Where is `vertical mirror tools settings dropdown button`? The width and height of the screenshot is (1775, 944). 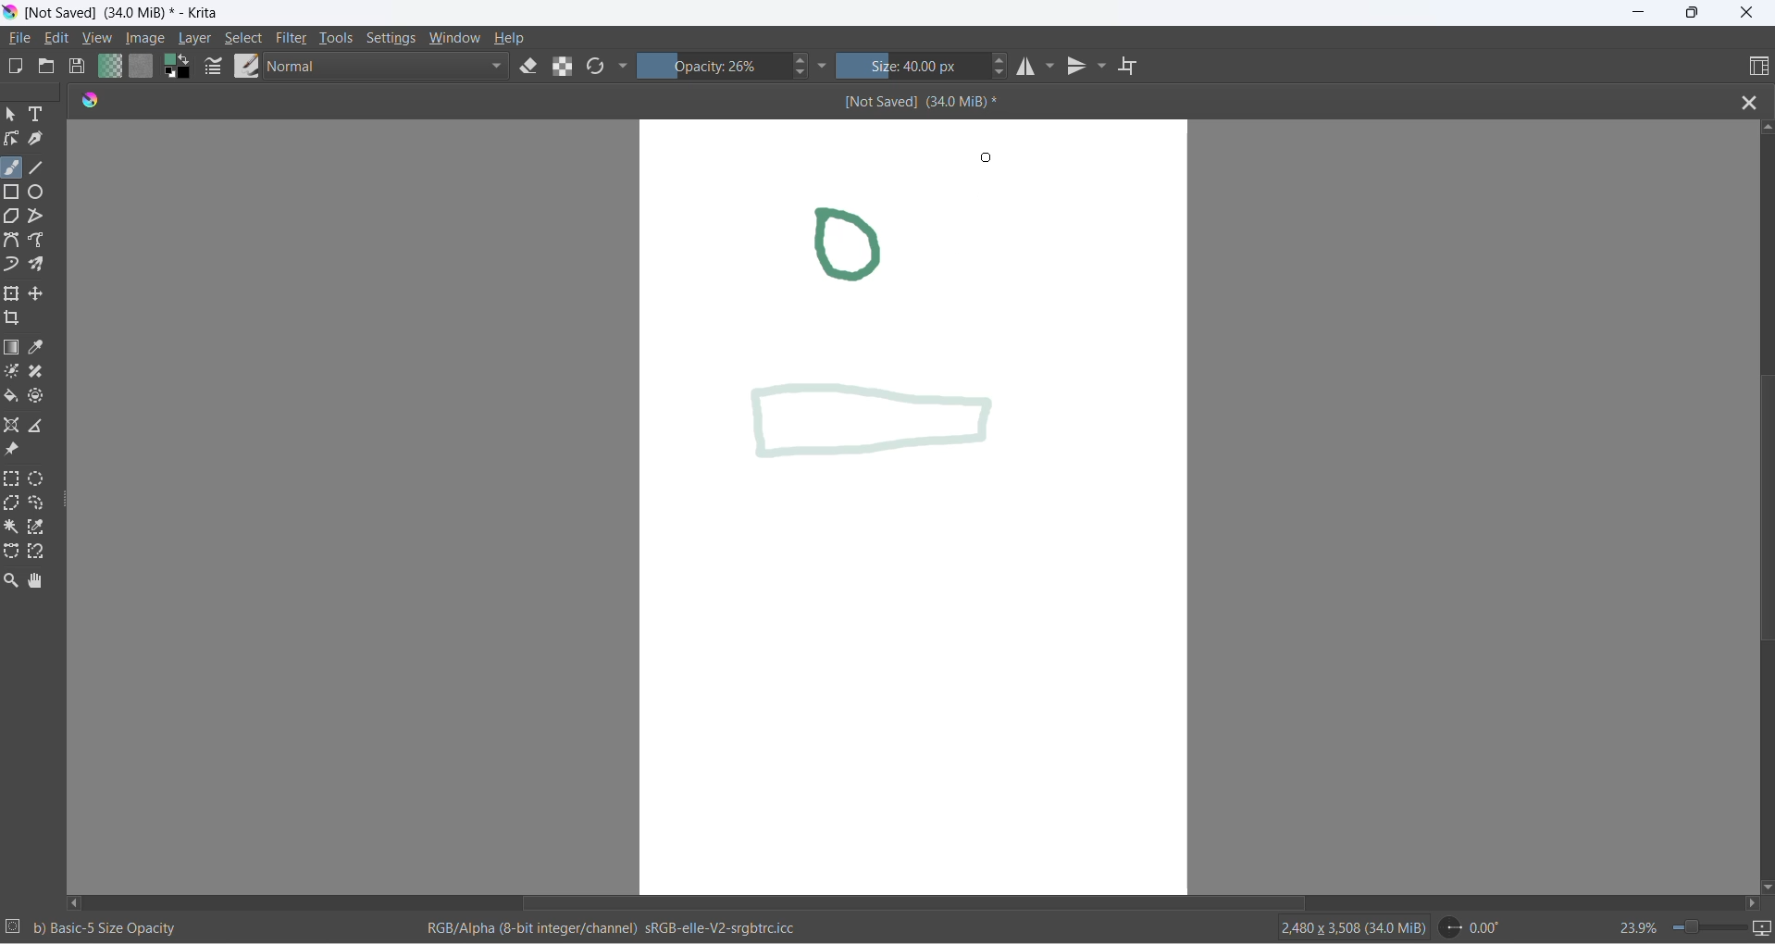
vertical mirror tools settings dropdown button is located at coordinates (1104, 68).